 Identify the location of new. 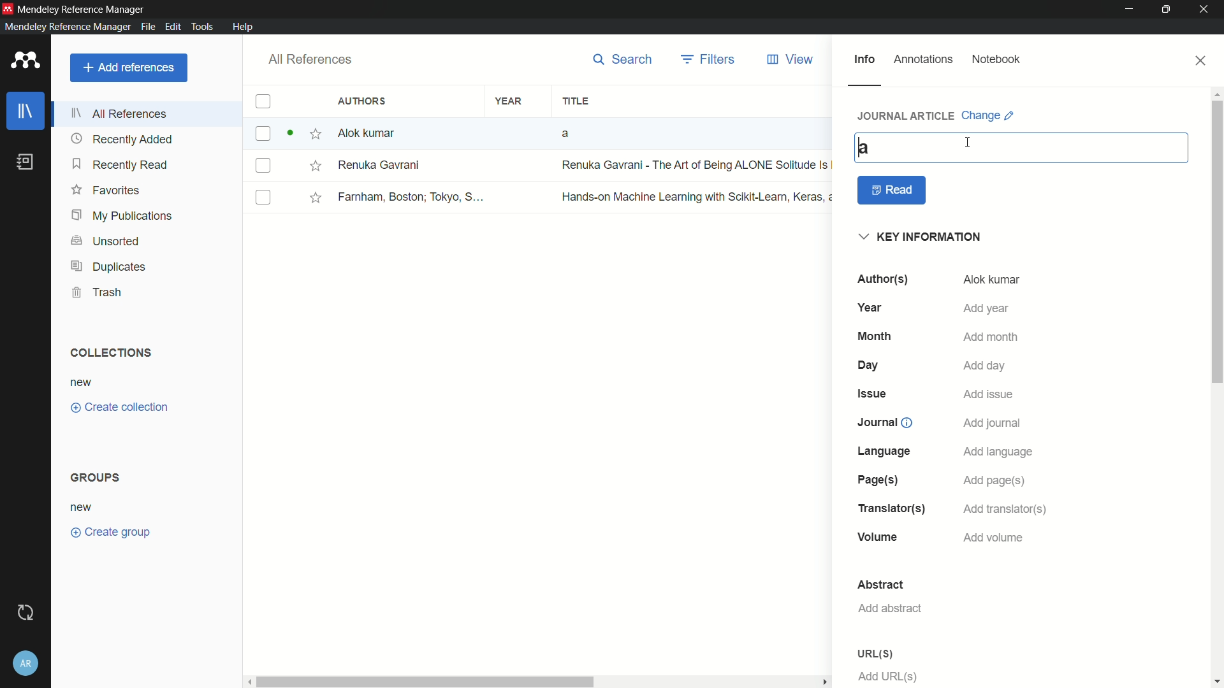
(82, 508).